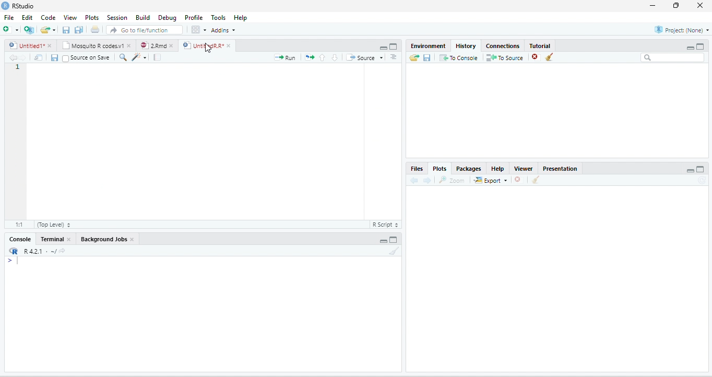 This screenshot has width=712, height=377. Describe the element at coordinates (68, 239) in the screenshot. I see `close` at that location.